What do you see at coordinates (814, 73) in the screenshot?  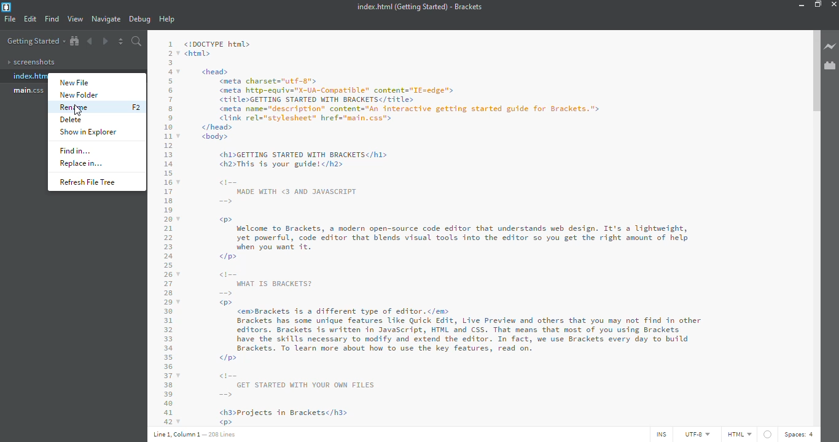 I see `scroll bar` at bounding box center [814, 73].